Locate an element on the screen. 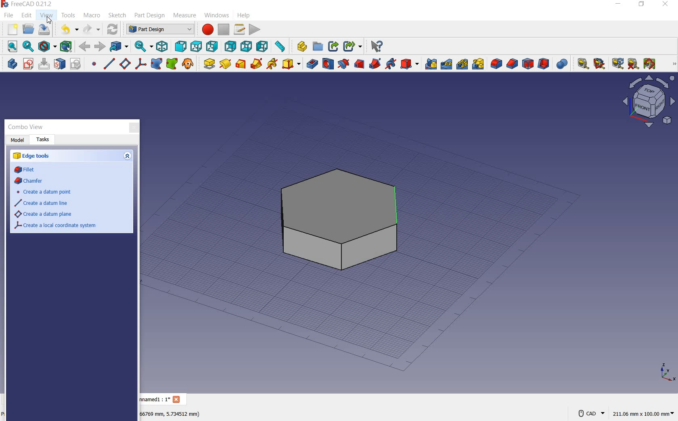  create a subtractive primitive is located at coordinates (410, 64).